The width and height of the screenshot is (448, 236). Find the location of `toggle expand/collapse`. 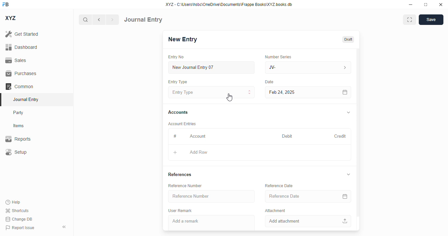

toggle expand/collapse is located at coordinates (349, 174).